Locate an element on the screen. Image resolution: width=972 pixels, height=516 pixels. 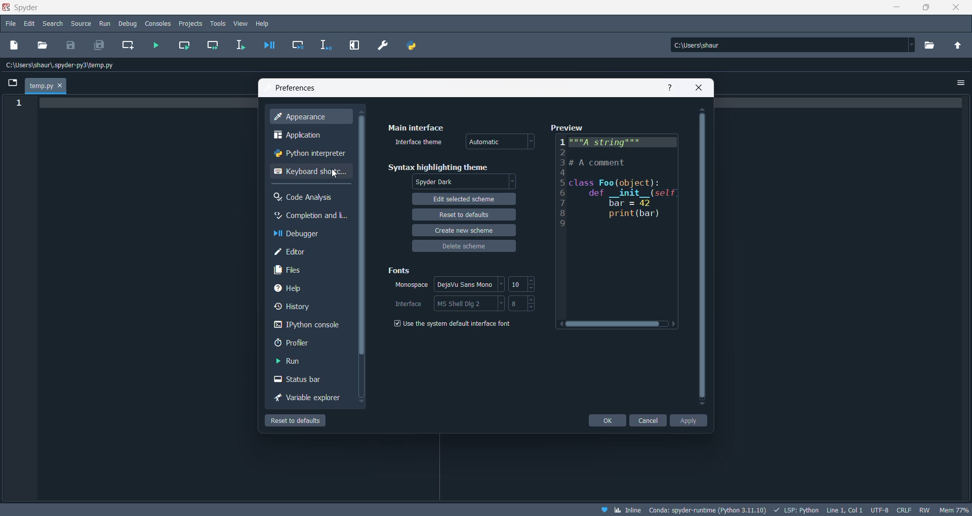
create new cell is located at coordinates (128, 47).